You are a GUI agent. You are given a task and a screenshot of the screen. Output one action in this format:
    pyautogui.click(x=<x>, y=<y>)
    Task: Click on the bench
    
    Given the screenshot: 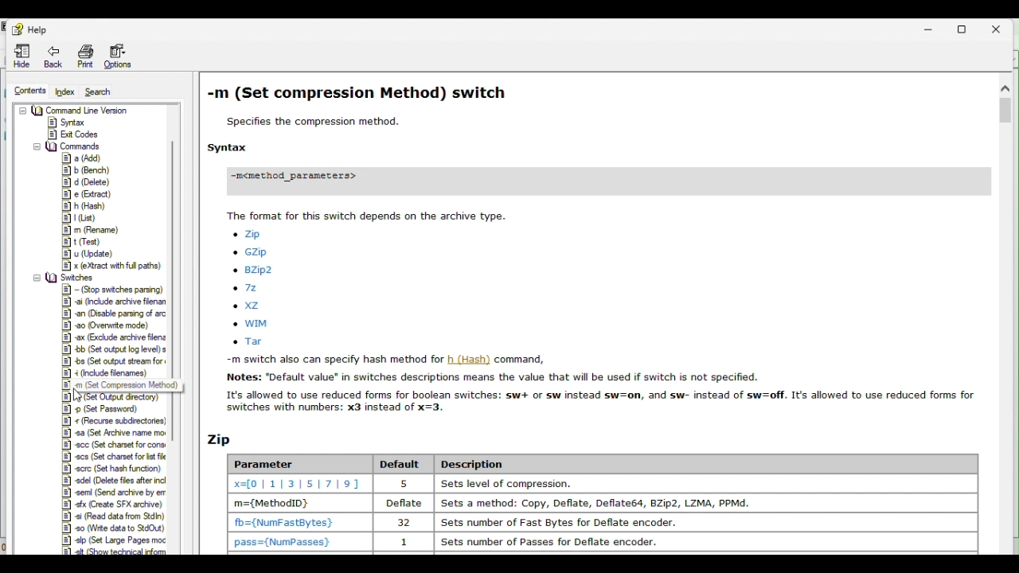 What is the action you would take?
    pyautogui.click(x=86, y=170)
    